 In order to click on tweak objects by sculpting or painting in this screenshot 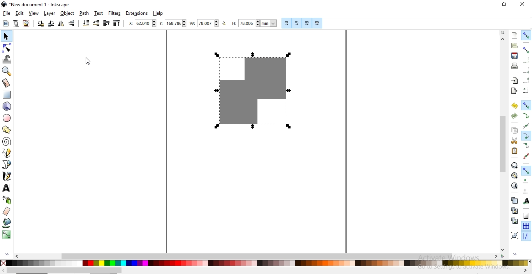, I will do `click(8, 60)`.